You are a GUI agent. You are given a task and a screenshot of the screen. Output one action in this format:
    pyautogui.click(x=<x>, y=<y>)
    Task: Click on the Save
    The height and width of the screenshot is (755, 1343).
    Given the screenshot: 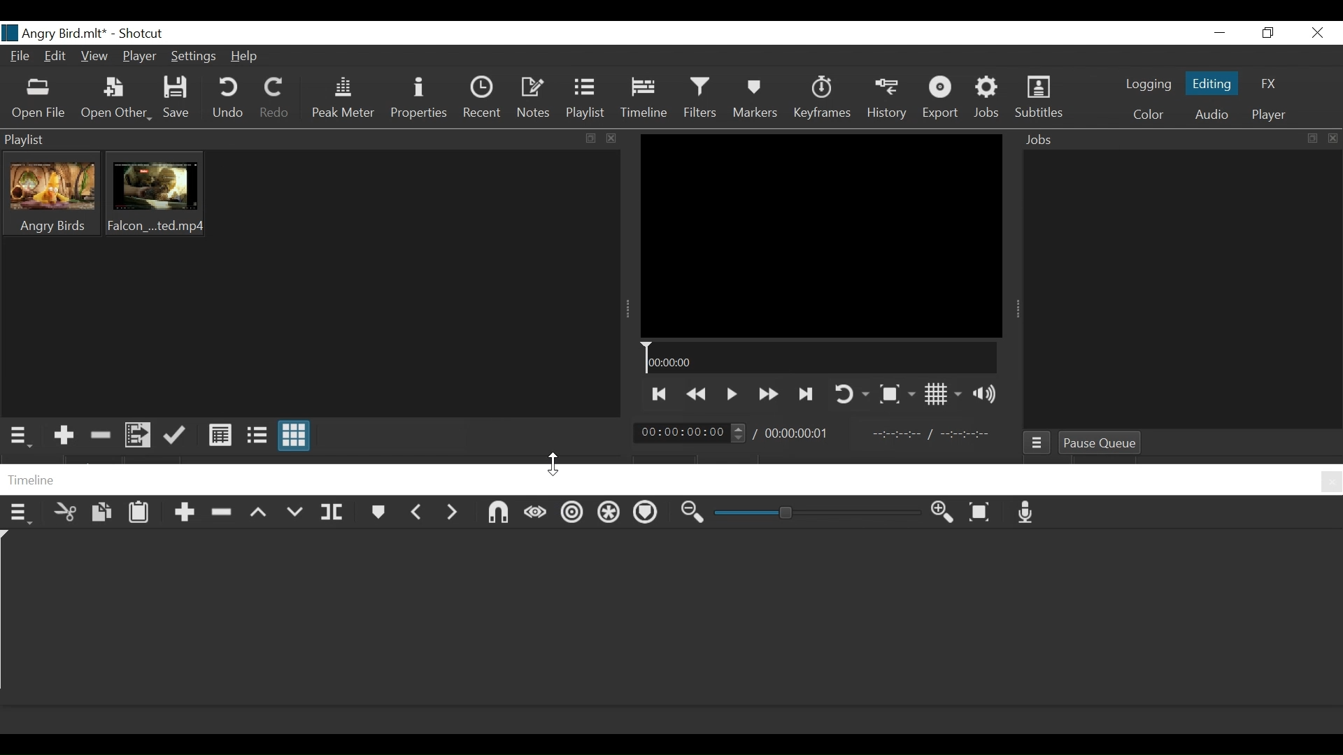 What is the action you would take?
    pyautogui.click(x=180, y=98)
    